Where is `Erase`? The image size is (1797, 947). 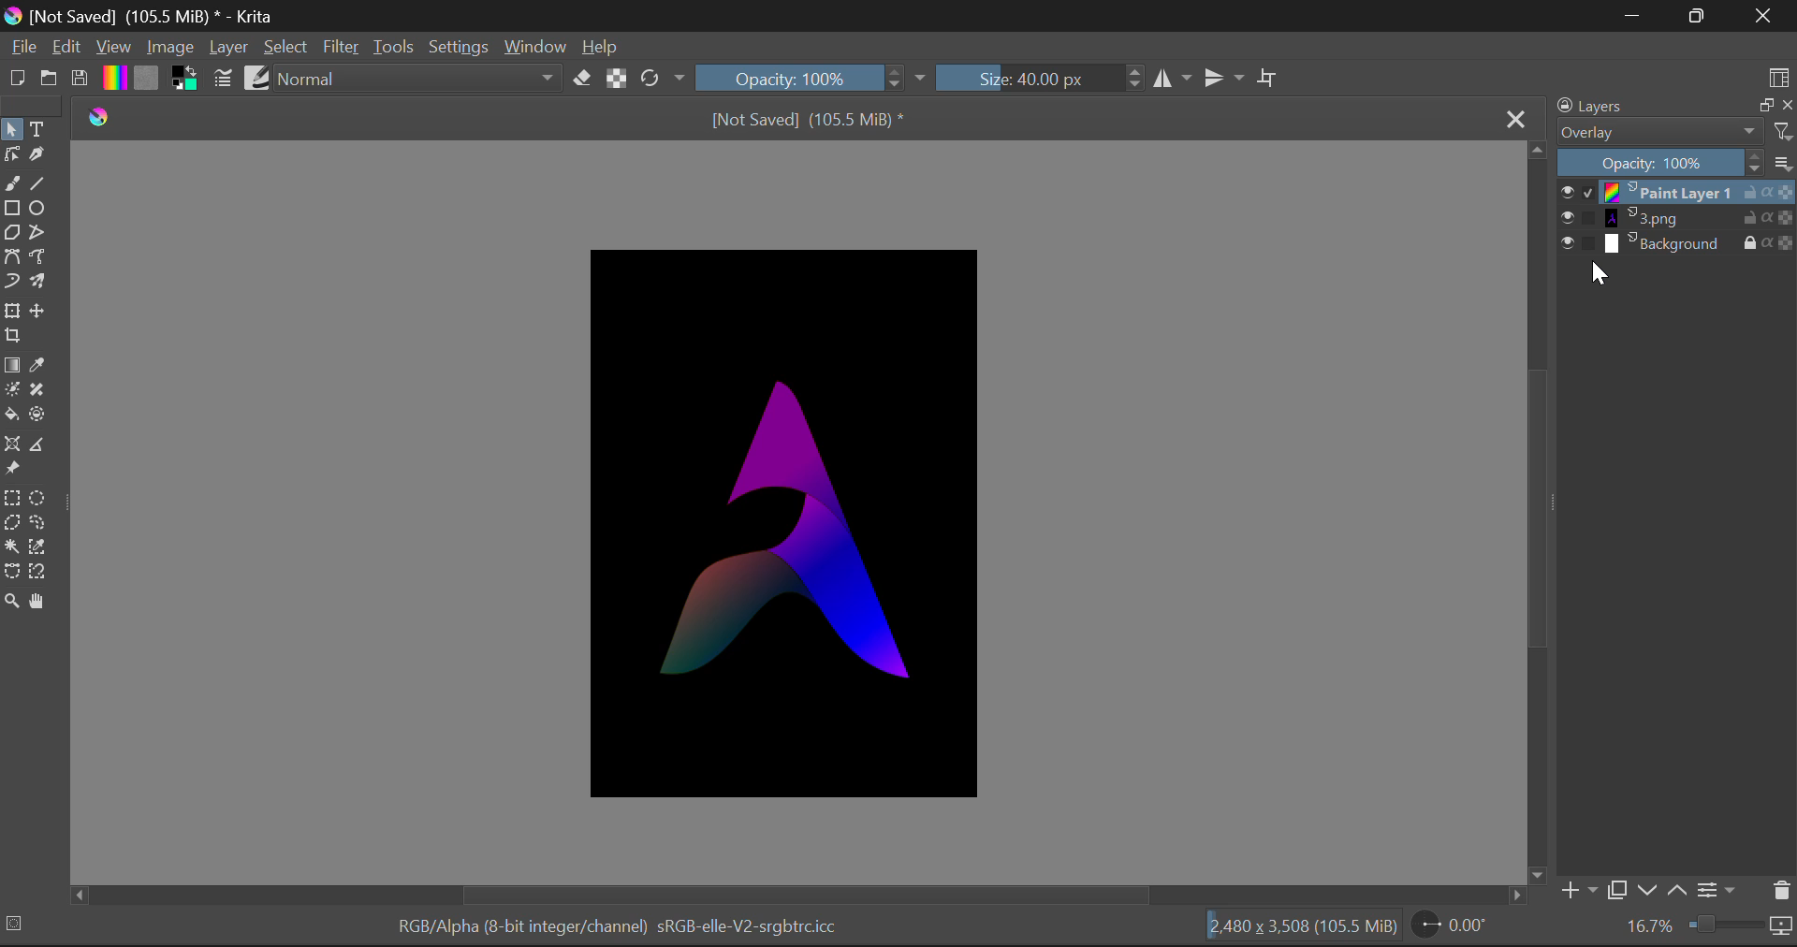 Erase is located at coordinates (585, 81).